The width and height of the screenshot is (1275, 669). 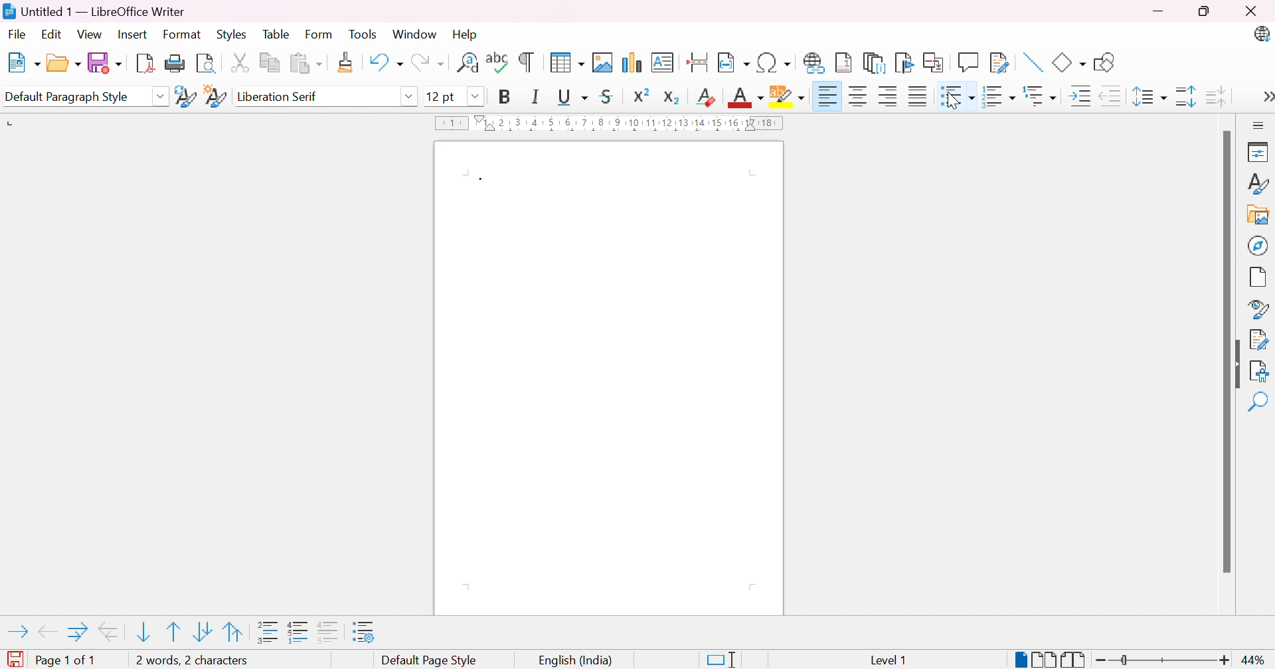 I want to click on Window, so click(x=415, y=35).